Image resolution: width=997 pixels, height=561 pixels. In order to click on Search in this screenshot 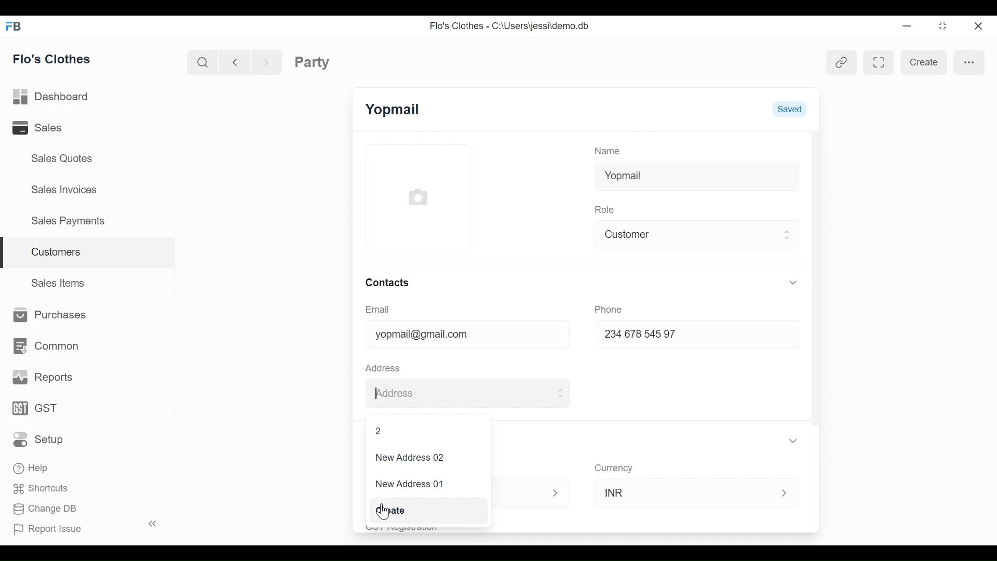, I will do `click(205, 62)`.